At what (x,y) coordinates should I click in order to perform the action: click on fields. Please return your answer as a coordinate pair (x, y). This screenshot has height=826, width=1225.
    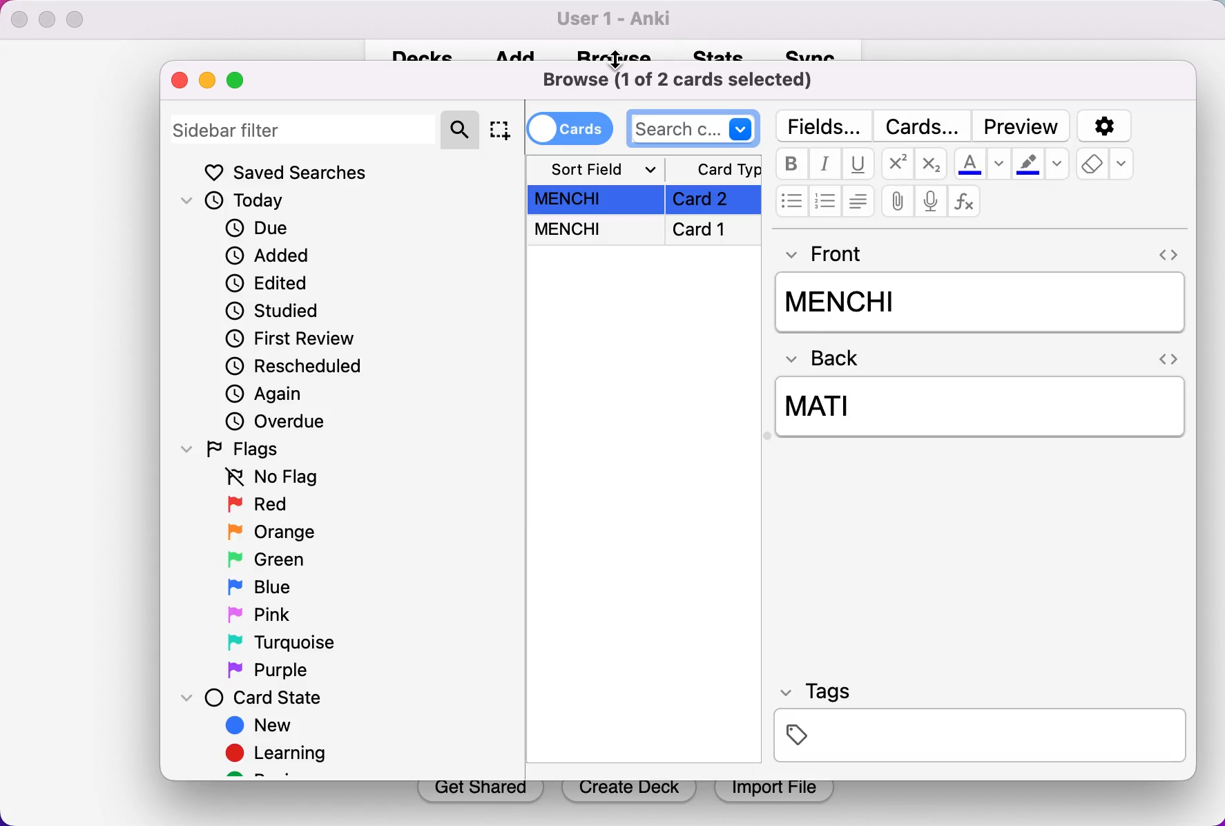
    Looking at the image, I should click on (824, 124).